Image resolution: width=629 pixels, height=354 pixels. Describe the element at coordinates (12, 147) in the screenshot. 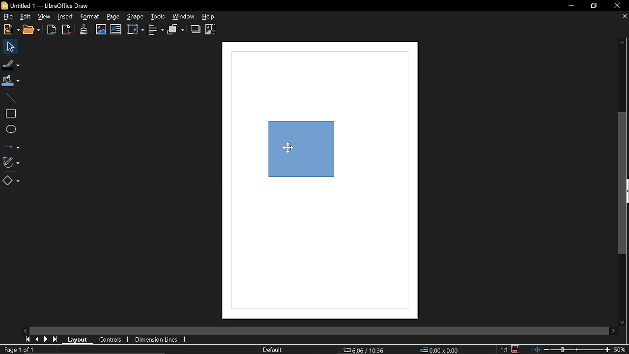

I see `Lines and arrows` at that location.